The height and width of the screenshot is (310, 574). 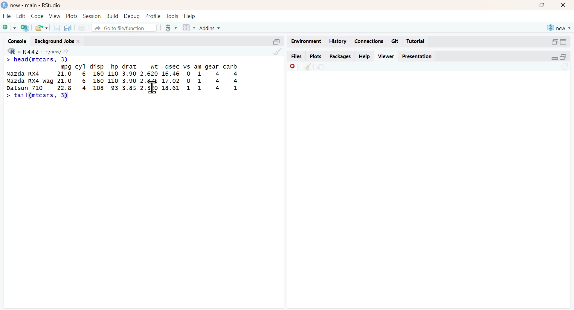 I want to click on ) new - main - RStudio, so click(x=44, y=5).